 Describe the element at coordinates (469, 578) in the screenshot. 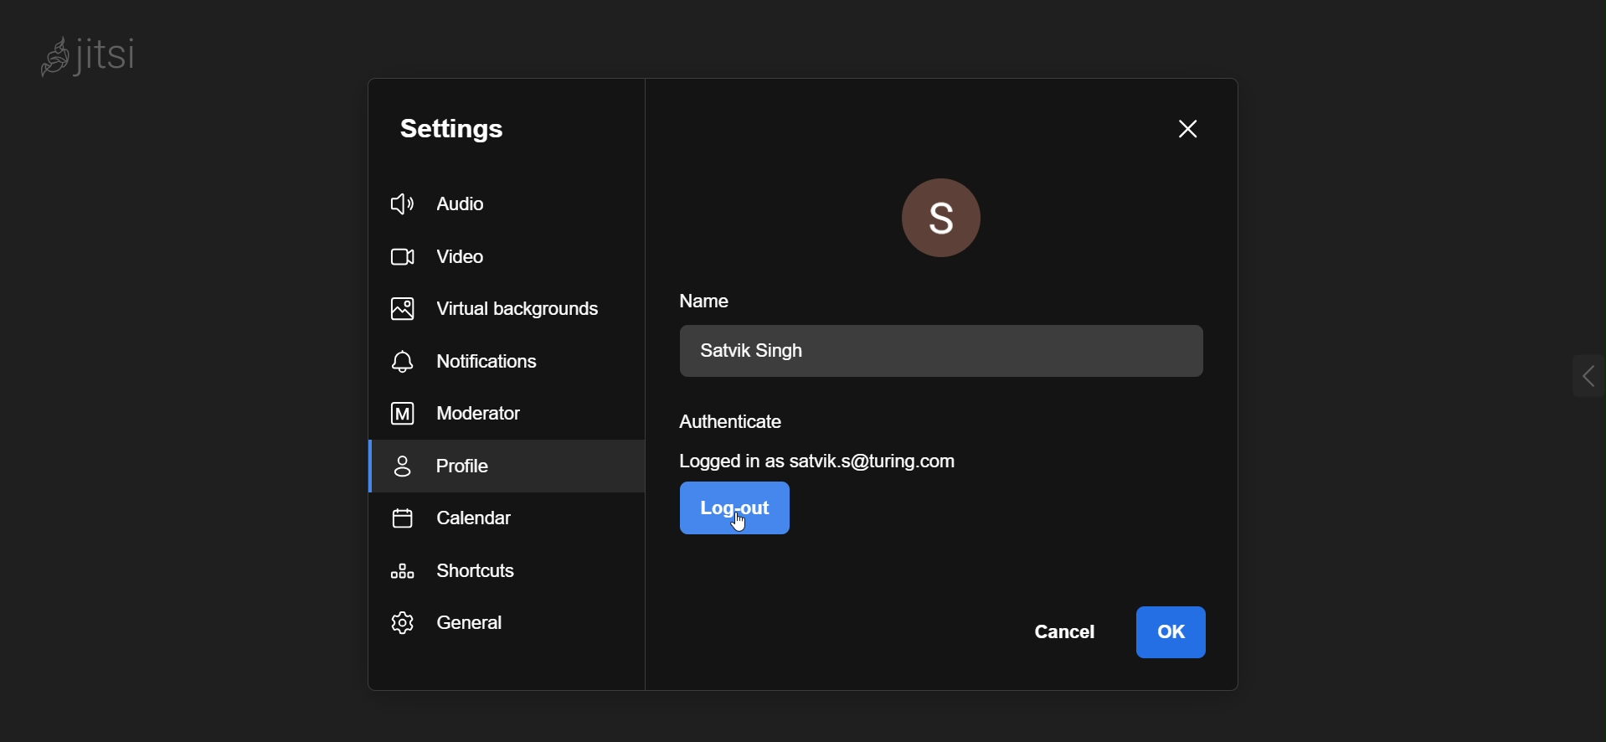

I see `shortcuts` at that location.